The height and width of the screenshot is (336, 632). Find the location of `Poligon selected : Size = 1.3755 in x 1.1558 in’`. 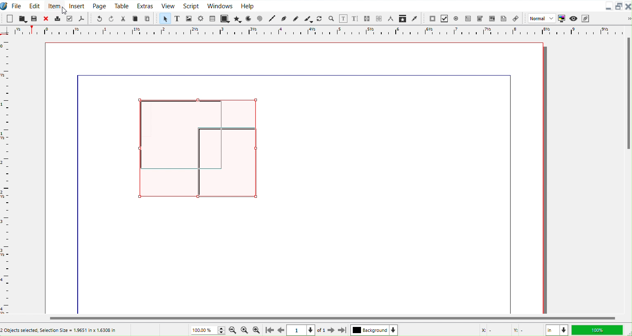

Poligon selected : Size = 1.3755 in x 1.1558 in’ is located at coordinates (59, 330).